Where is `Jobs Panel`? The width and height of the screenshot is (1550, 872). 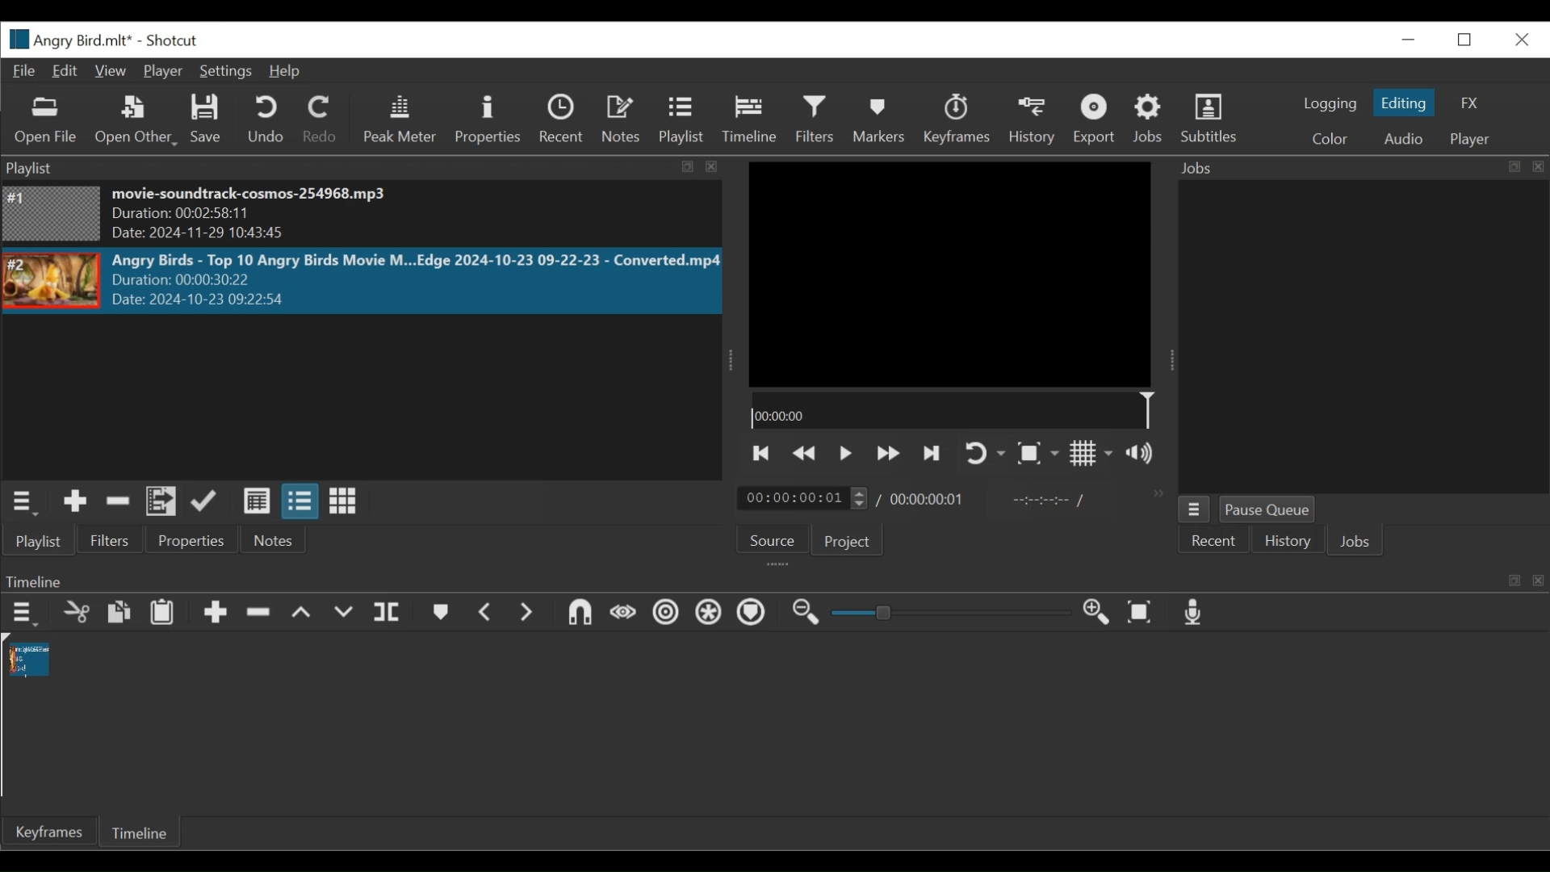 Jobs Panel is located at coordinates (1347, 337).